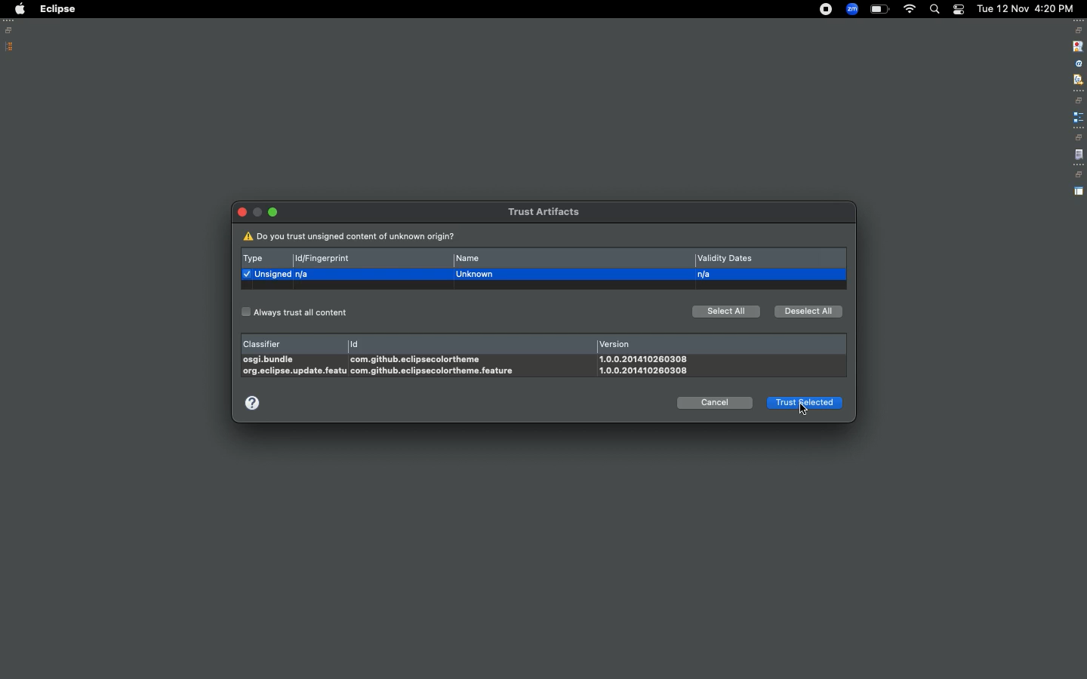 Image resolution: width=1087 pixels, height=679 pixels. I want to click on Eclipse, so click(57, 9).